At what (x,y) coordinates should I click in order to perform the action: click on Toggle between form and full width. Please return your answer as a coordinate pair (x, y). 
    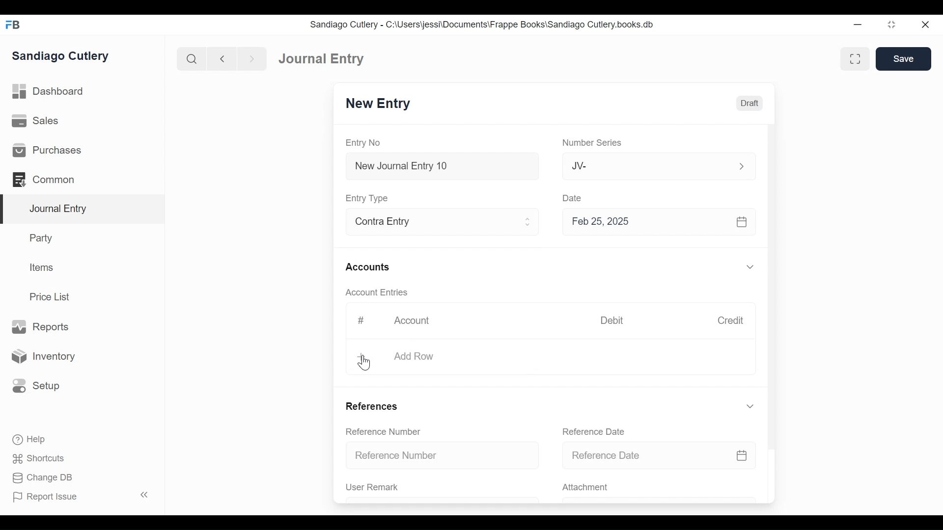
    Looking at the image, I should click on (854, 58).